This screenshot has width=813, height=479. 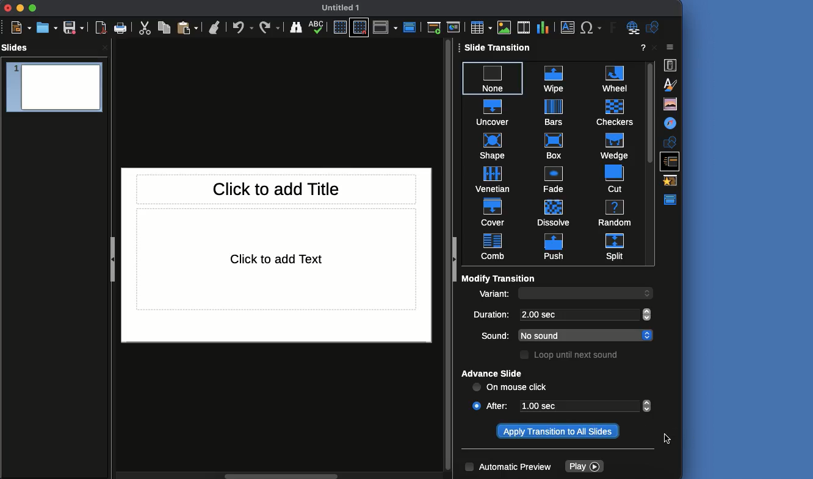 I want to click on 2.00 sec, so click(x=578, y=314).